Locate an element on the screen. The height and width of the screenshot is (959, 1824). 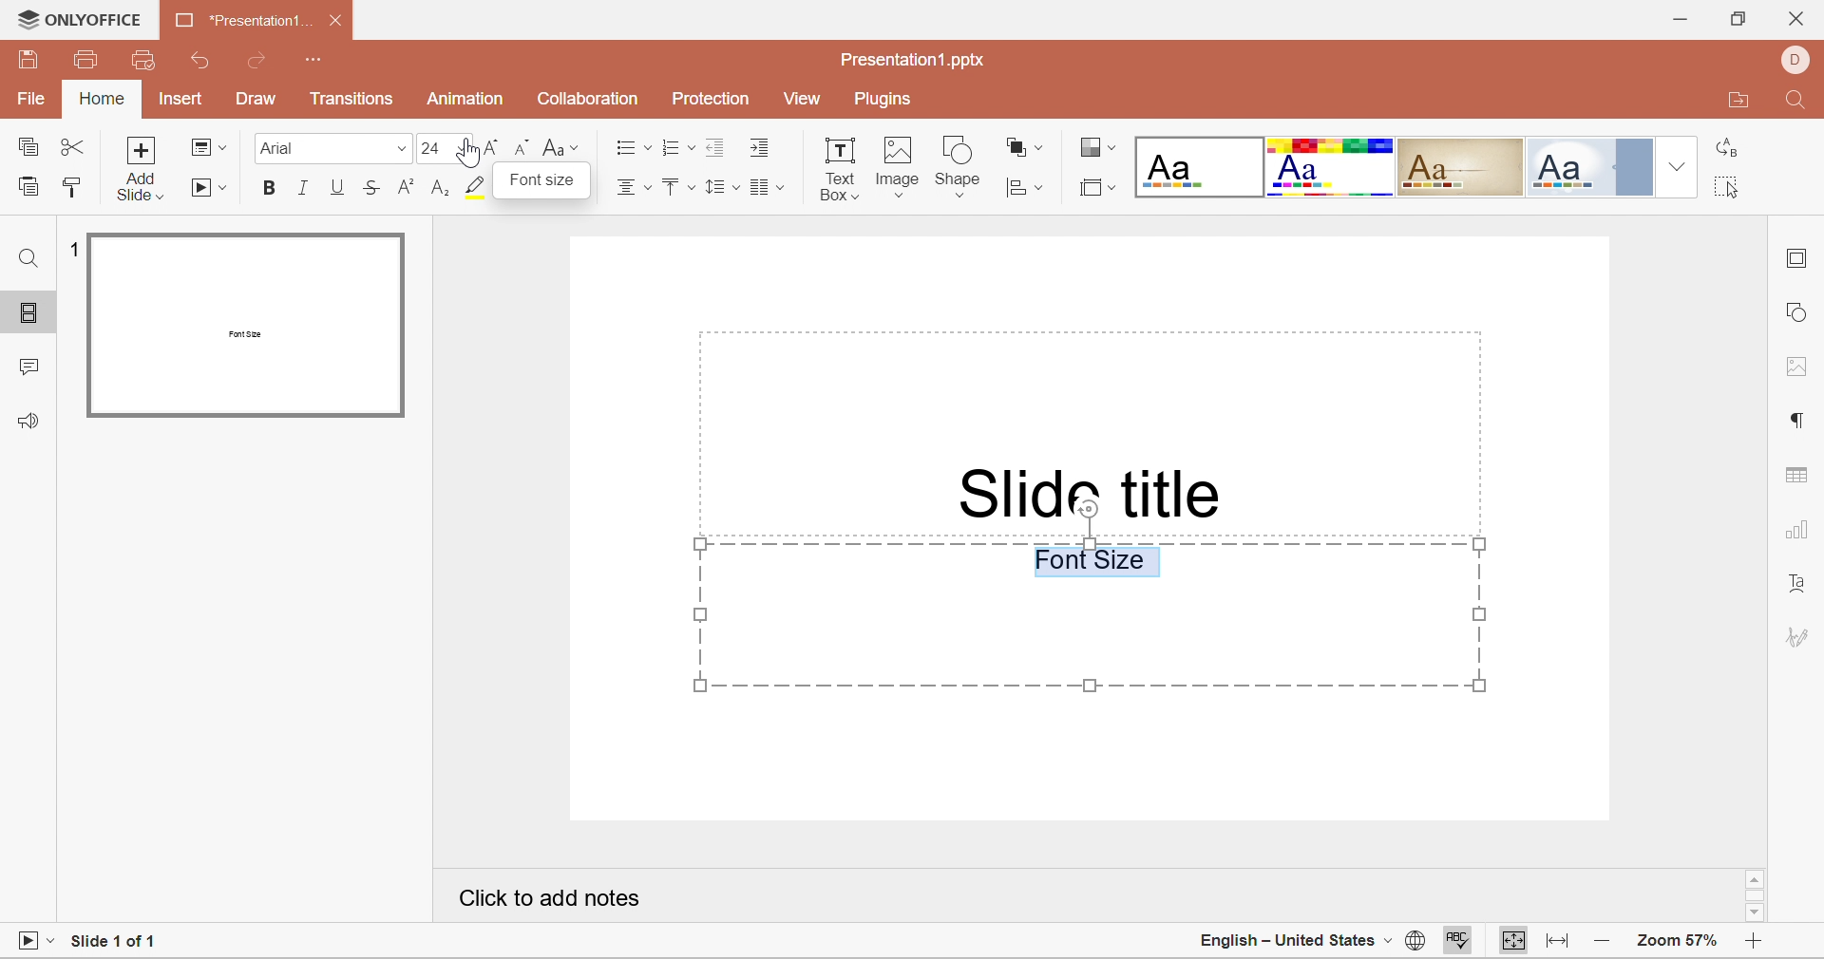
Selected text box is located at coordinates (1090, 616).